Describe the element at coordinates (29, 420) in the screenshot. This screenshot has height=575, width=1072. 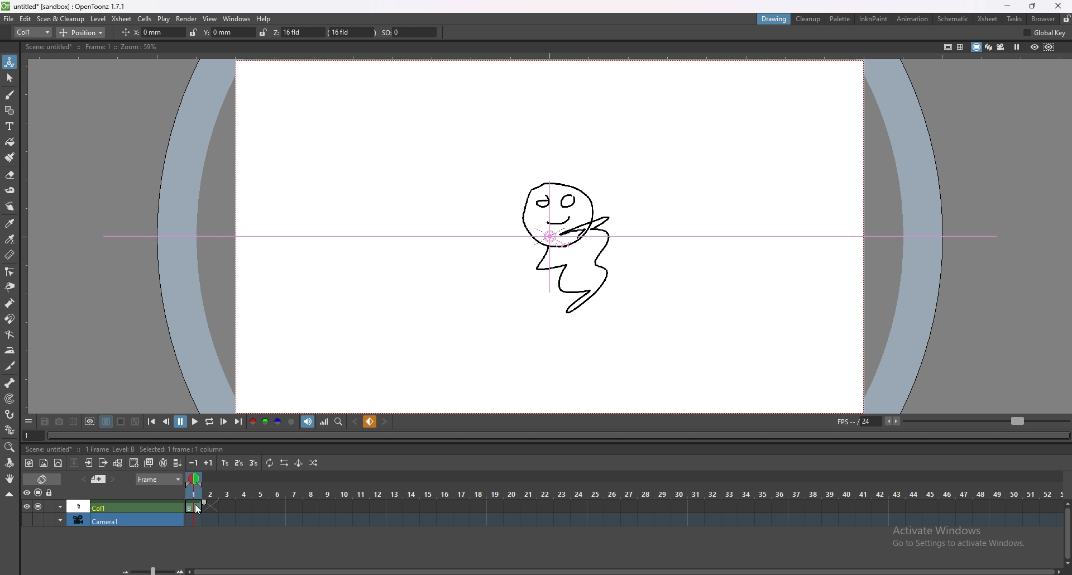
I see `options` at that location.